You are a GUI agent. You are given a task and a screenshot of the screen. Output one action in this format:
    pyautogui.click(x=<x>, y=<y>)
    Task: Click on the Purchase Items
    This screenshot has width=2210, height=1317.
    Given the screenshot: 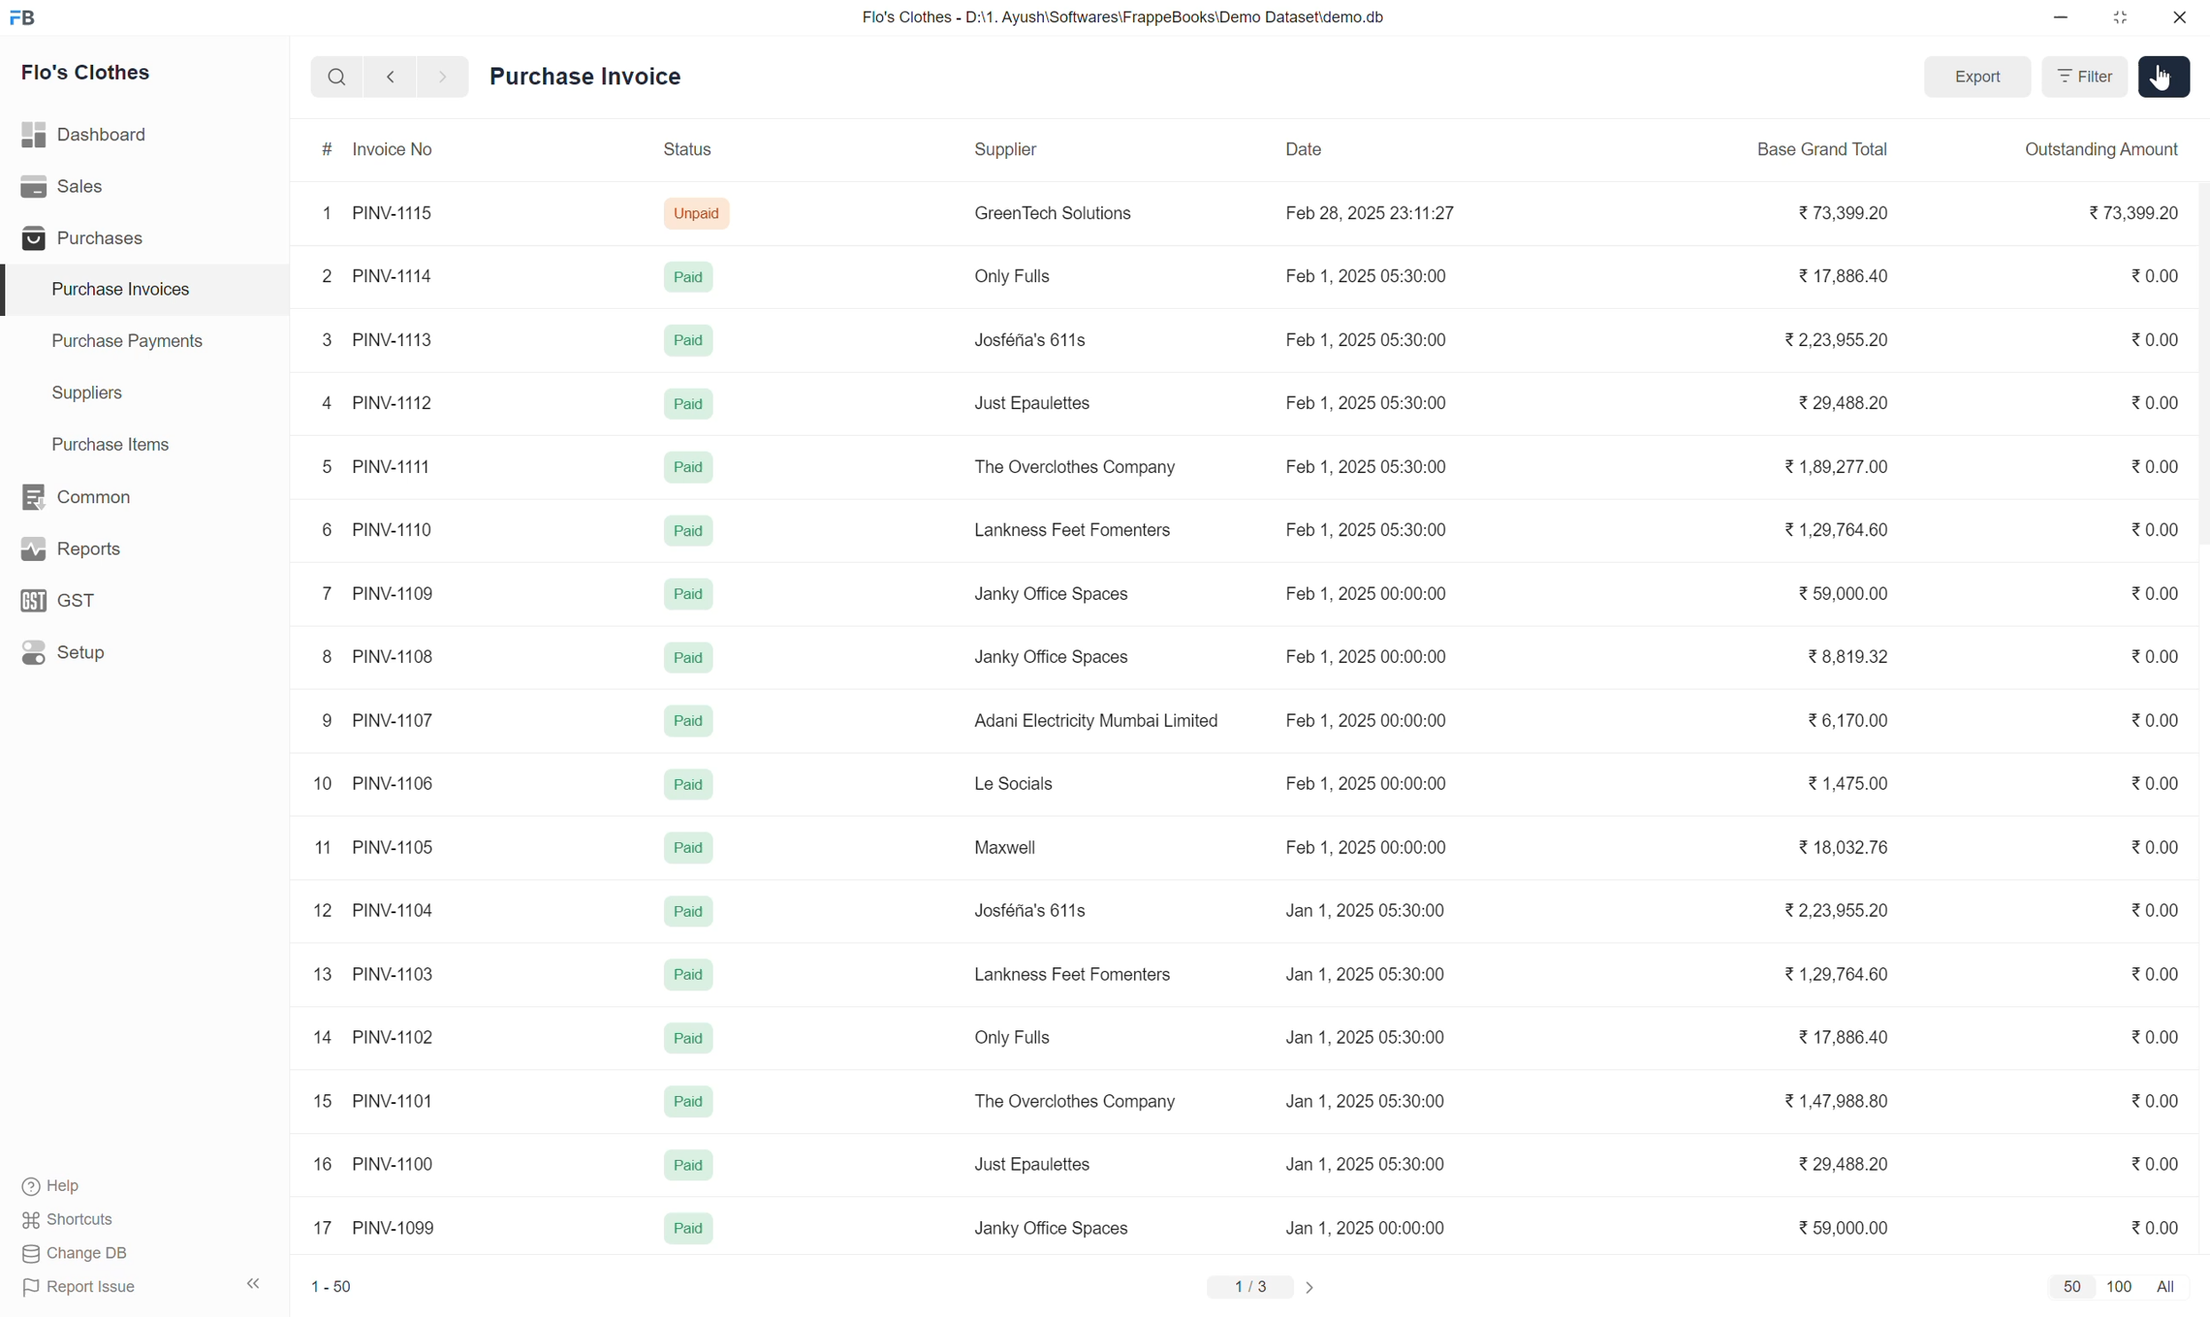 What is the action you would take?
    pyautogui.click(x=101, y=441)
    